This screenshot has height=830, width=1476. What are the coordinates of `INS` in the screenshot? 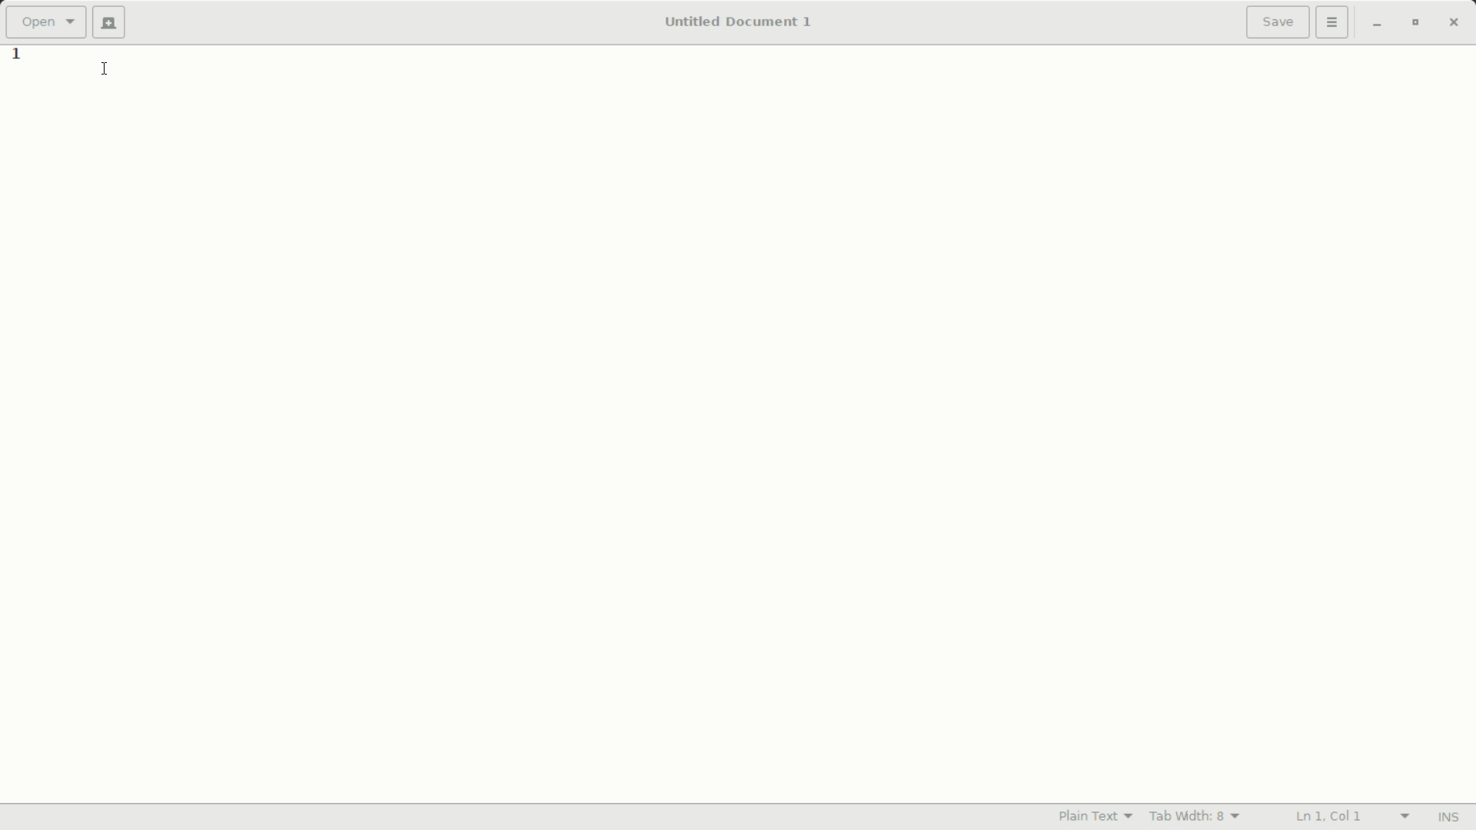 It's located at (1450, 816).